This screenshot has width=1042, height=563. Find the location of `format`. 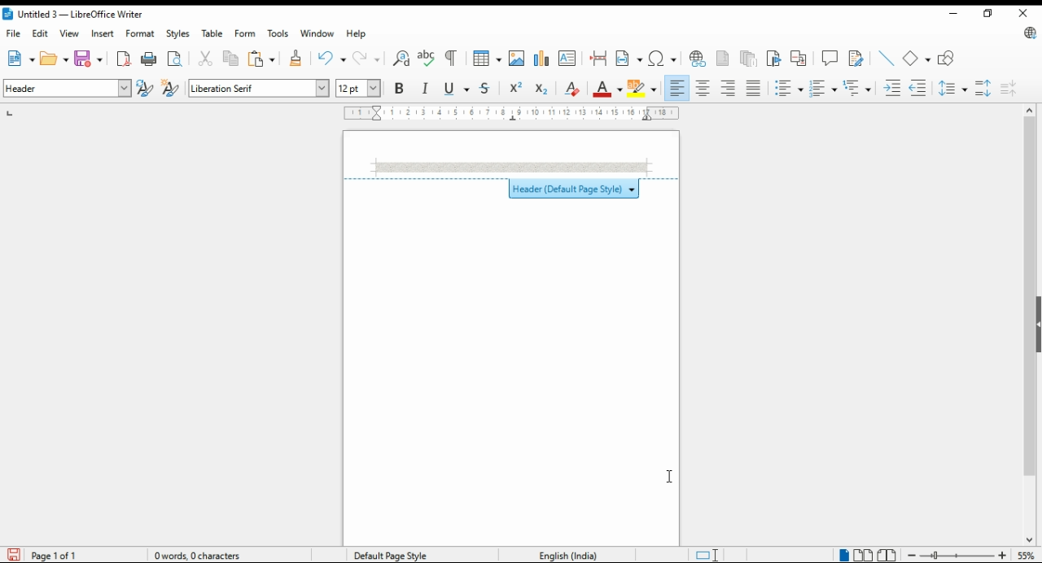

format is located at coordinates (142, 33).